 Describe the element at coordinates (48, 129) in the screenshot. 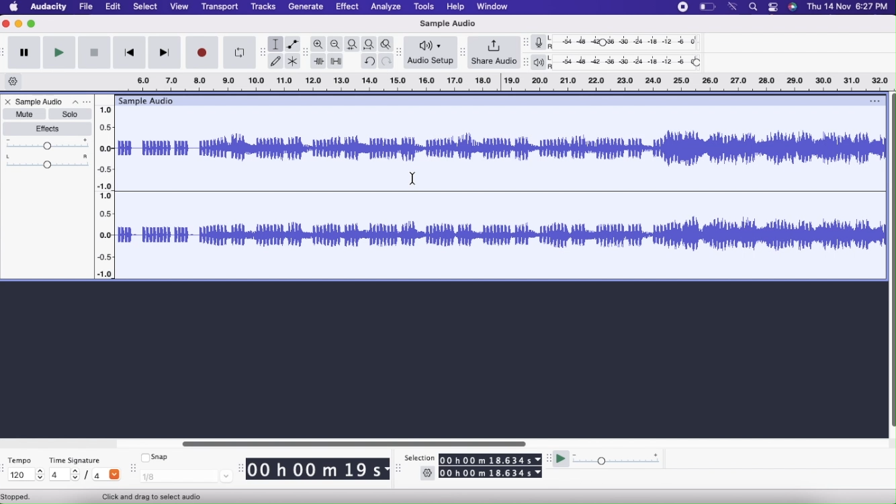

I see `Effects` at that location.